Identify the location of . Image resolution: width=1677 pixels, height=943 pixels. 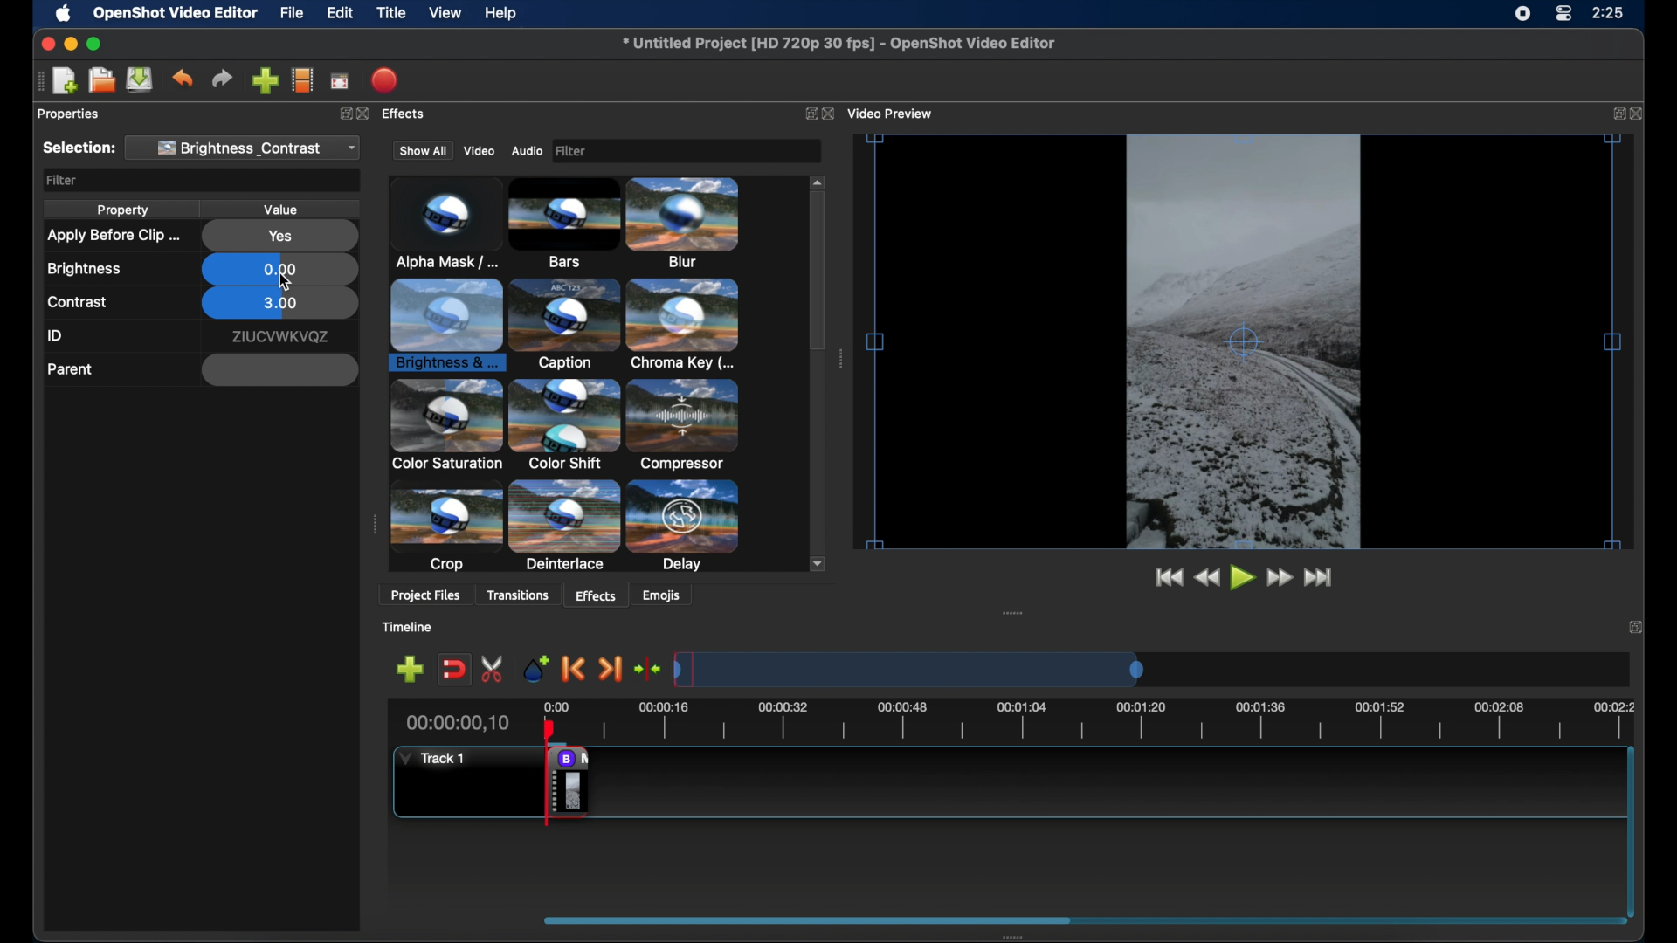
(366, 112).